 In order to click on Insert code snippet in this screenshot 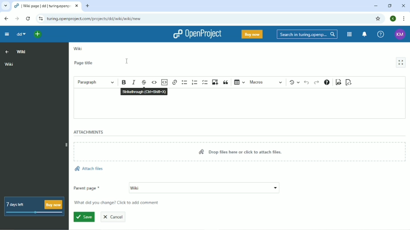, I will do `click(164, 82)`.